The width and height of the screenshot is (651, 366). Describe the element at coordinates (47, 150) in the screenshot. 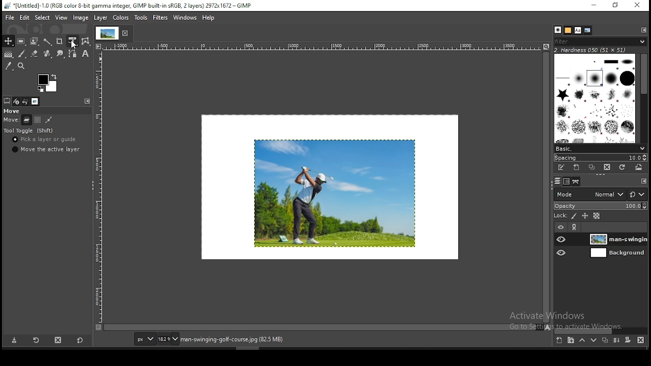

I see `move the active layer` at that location.